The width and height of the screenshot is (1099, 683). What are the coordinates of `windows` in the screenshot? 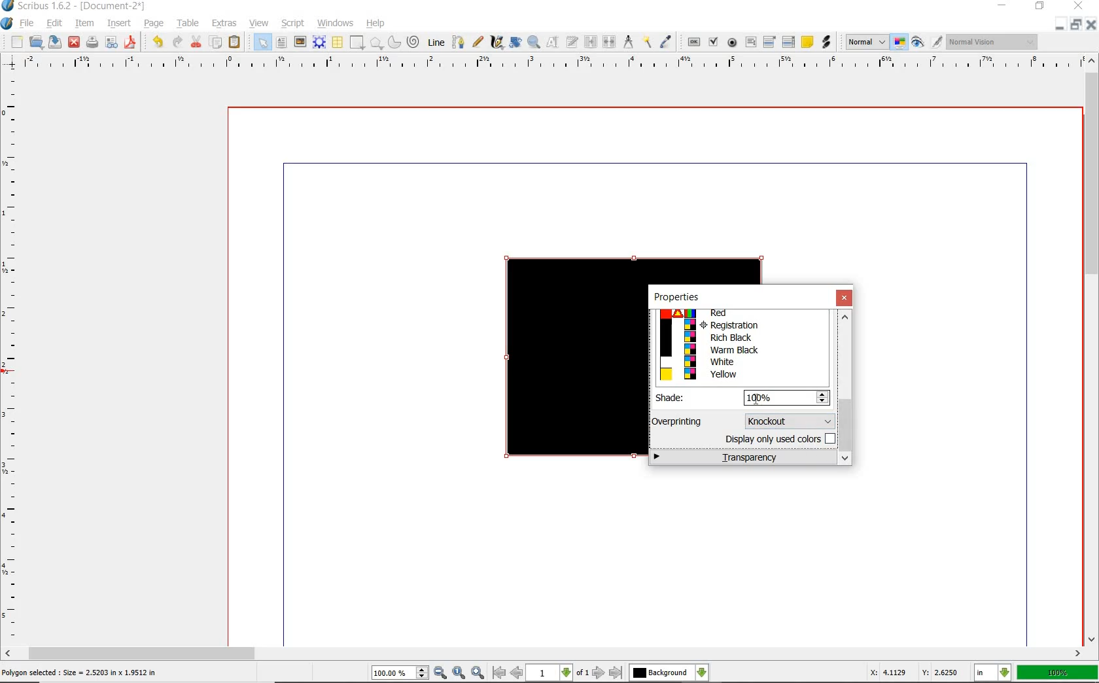 It's located at (333, 23).